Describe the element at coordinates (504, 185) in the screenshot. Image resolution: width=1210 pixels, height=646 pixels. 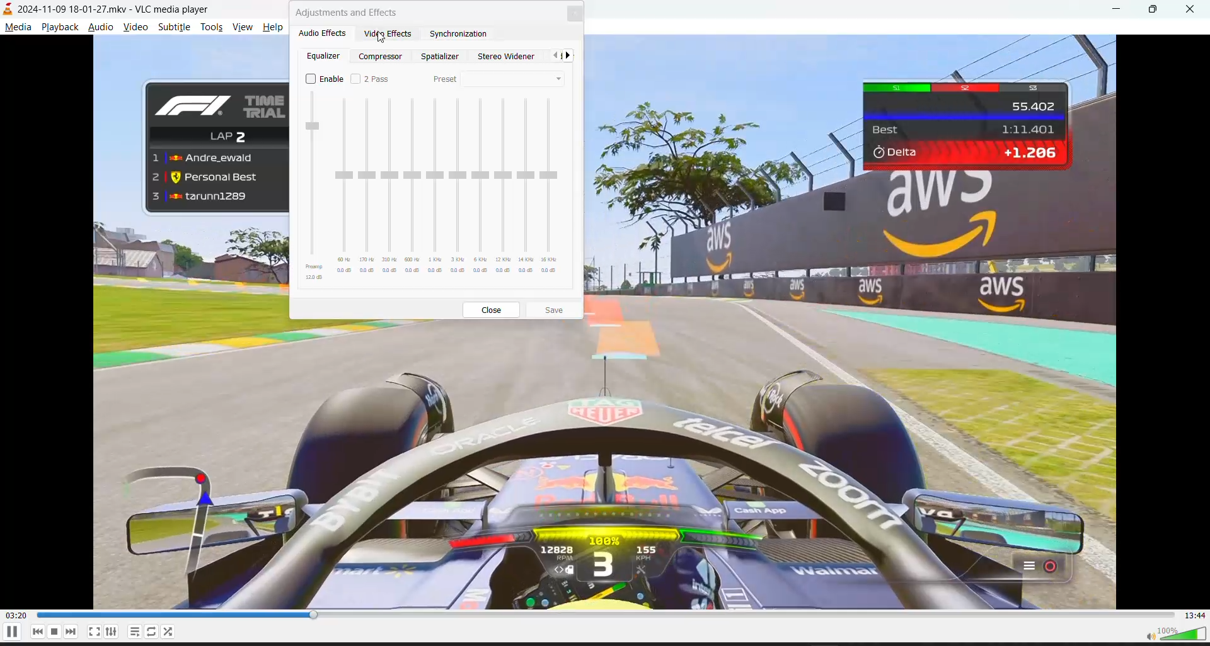
I see `slider` at that location.